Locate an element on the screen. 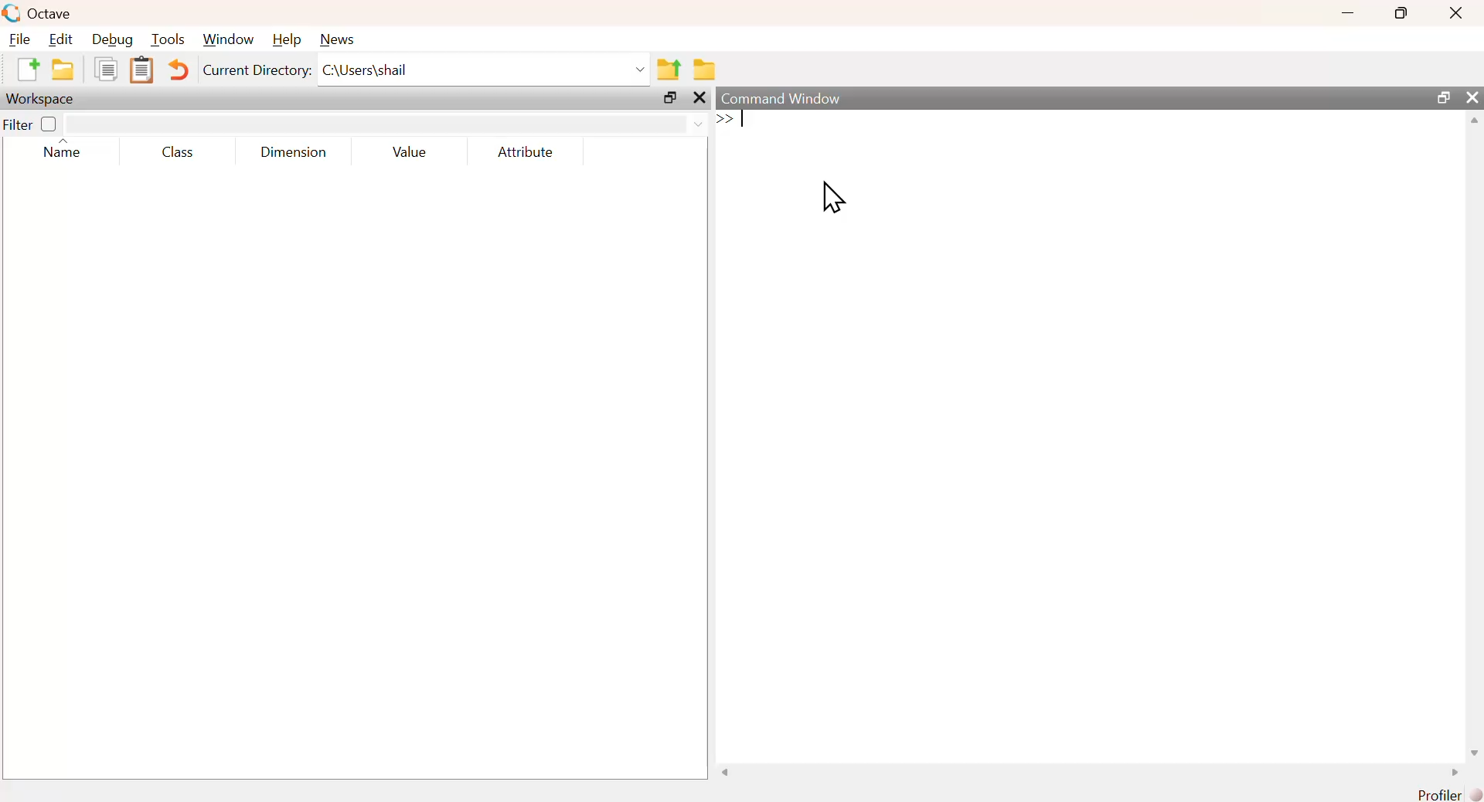 Image resolution: width=1484 pixels, height=802 pixels. class is located at coordinates (175, 155).